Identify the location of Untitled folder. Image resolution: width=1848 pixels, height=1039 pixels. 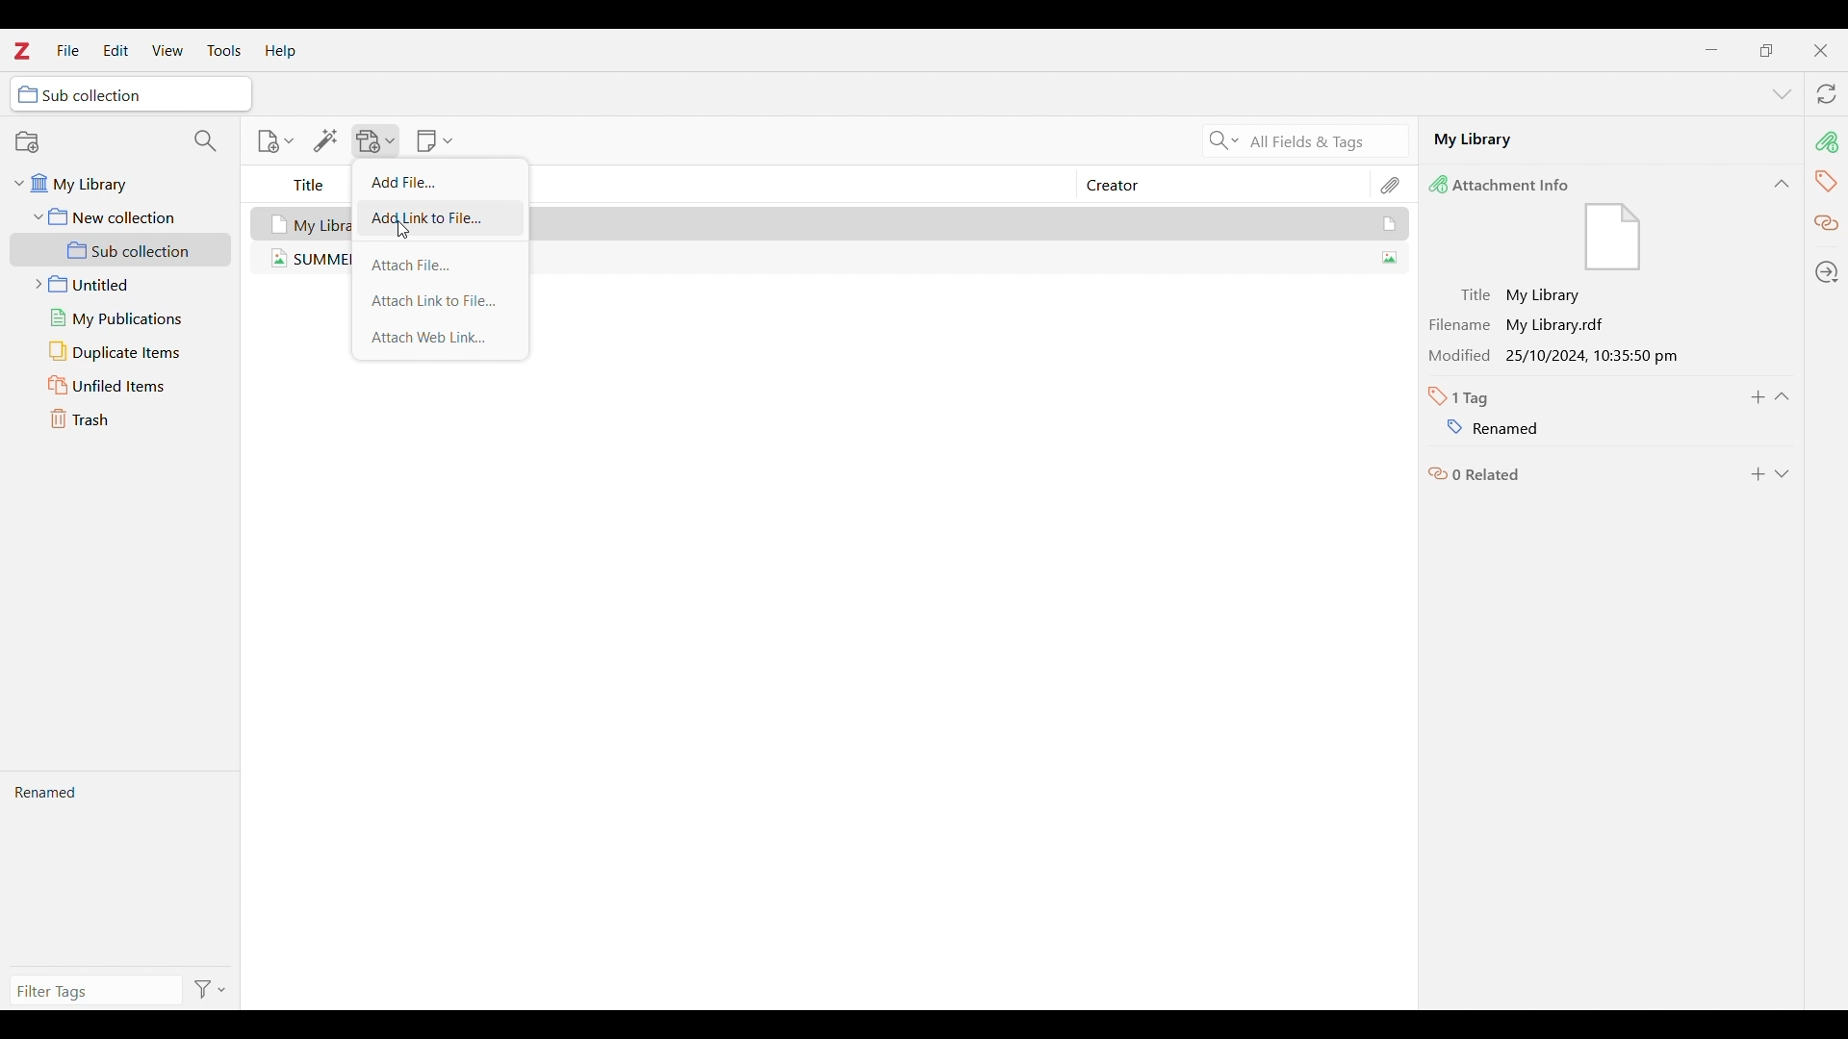
(126, 285).